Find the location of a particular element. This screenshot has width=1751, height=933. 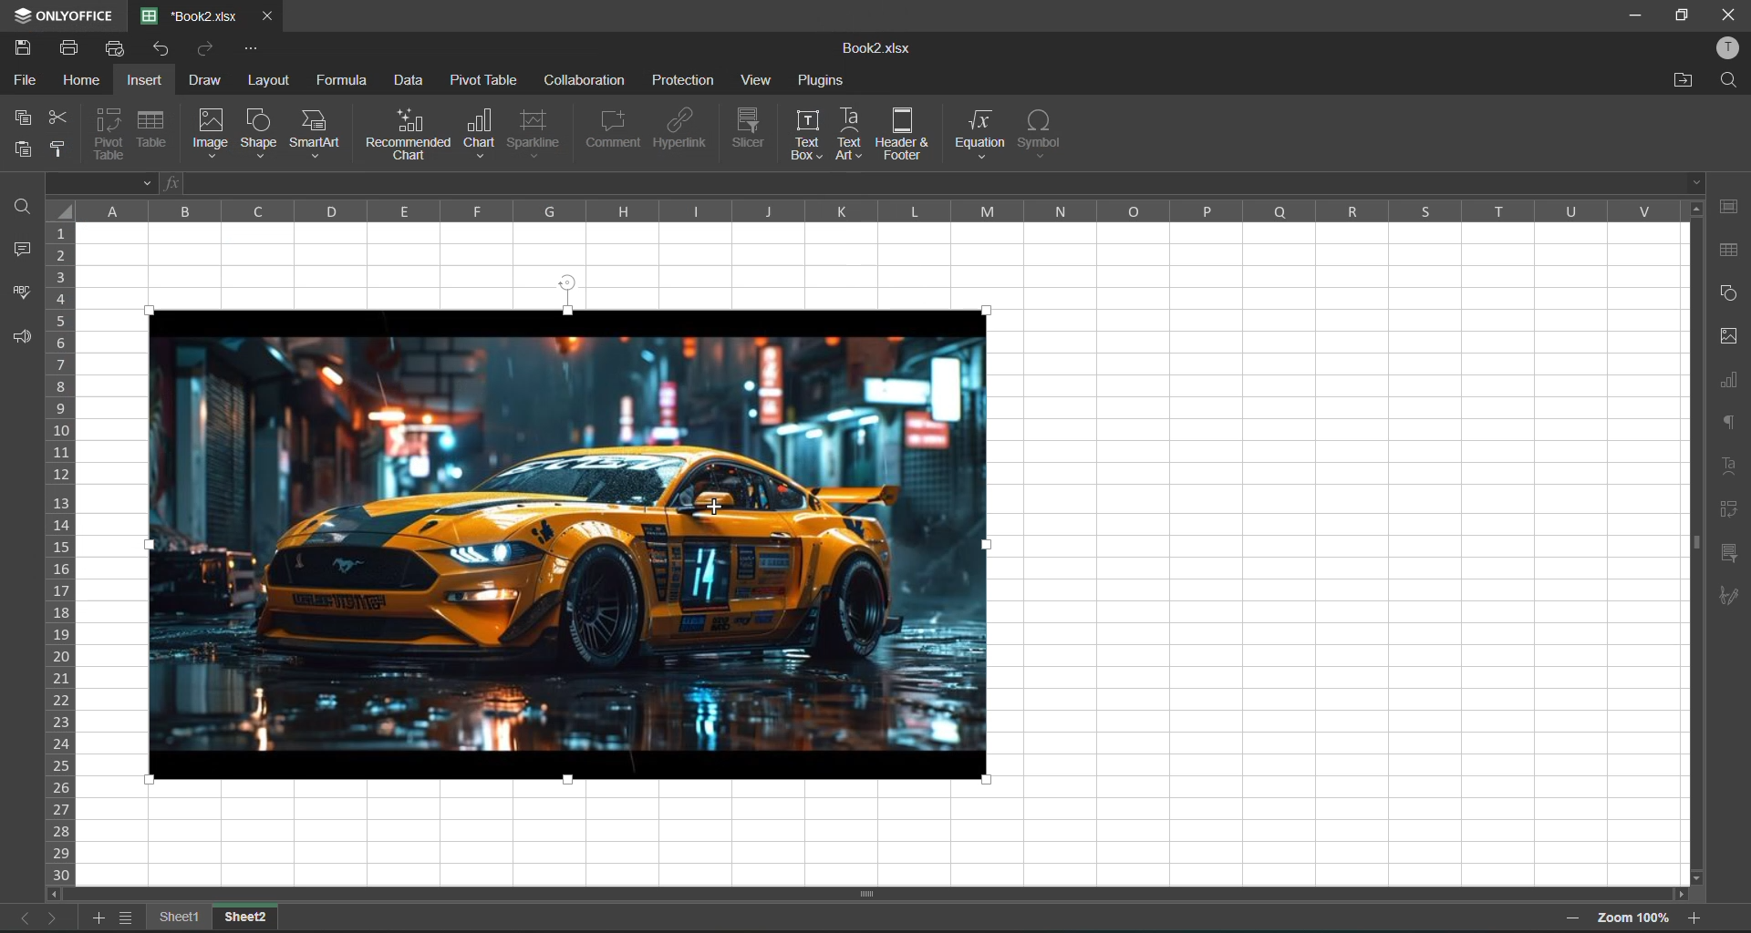

image is located at coordinates (213, 130).